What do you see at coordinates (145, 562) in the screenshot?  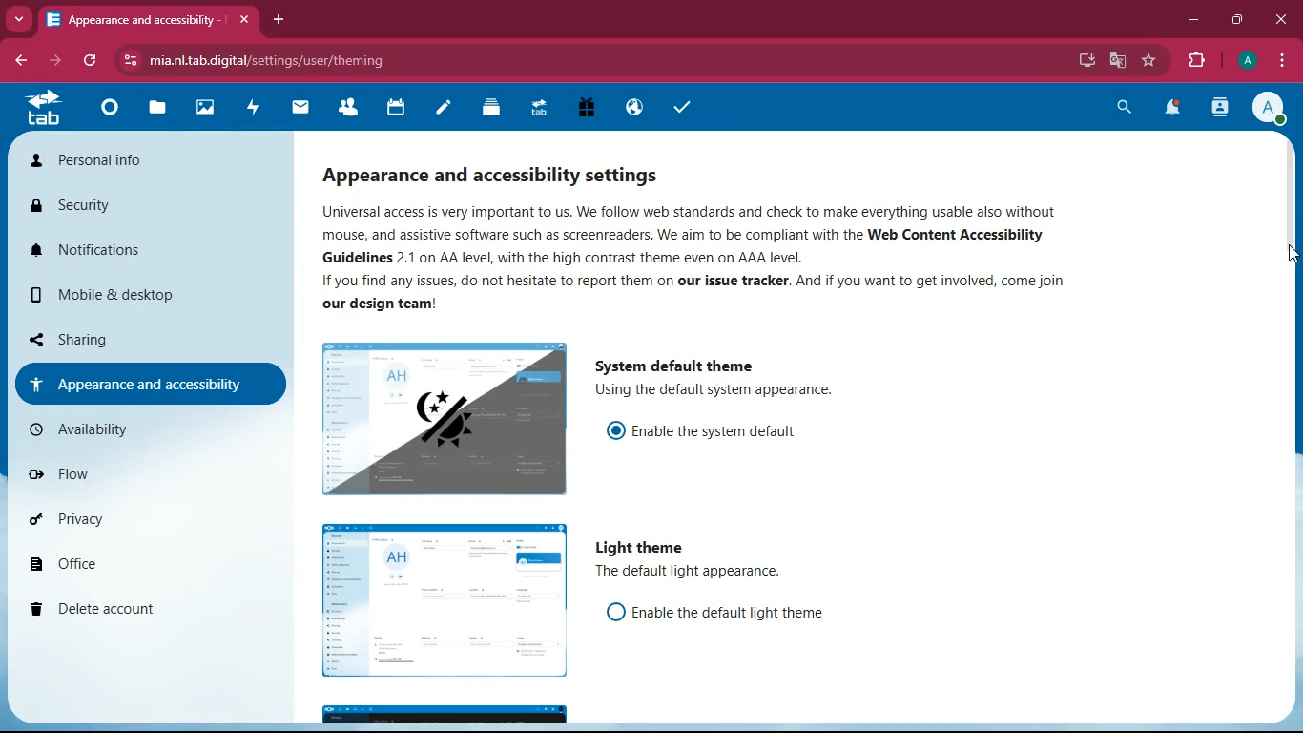 I see `office` at bounding box center [145, 562].